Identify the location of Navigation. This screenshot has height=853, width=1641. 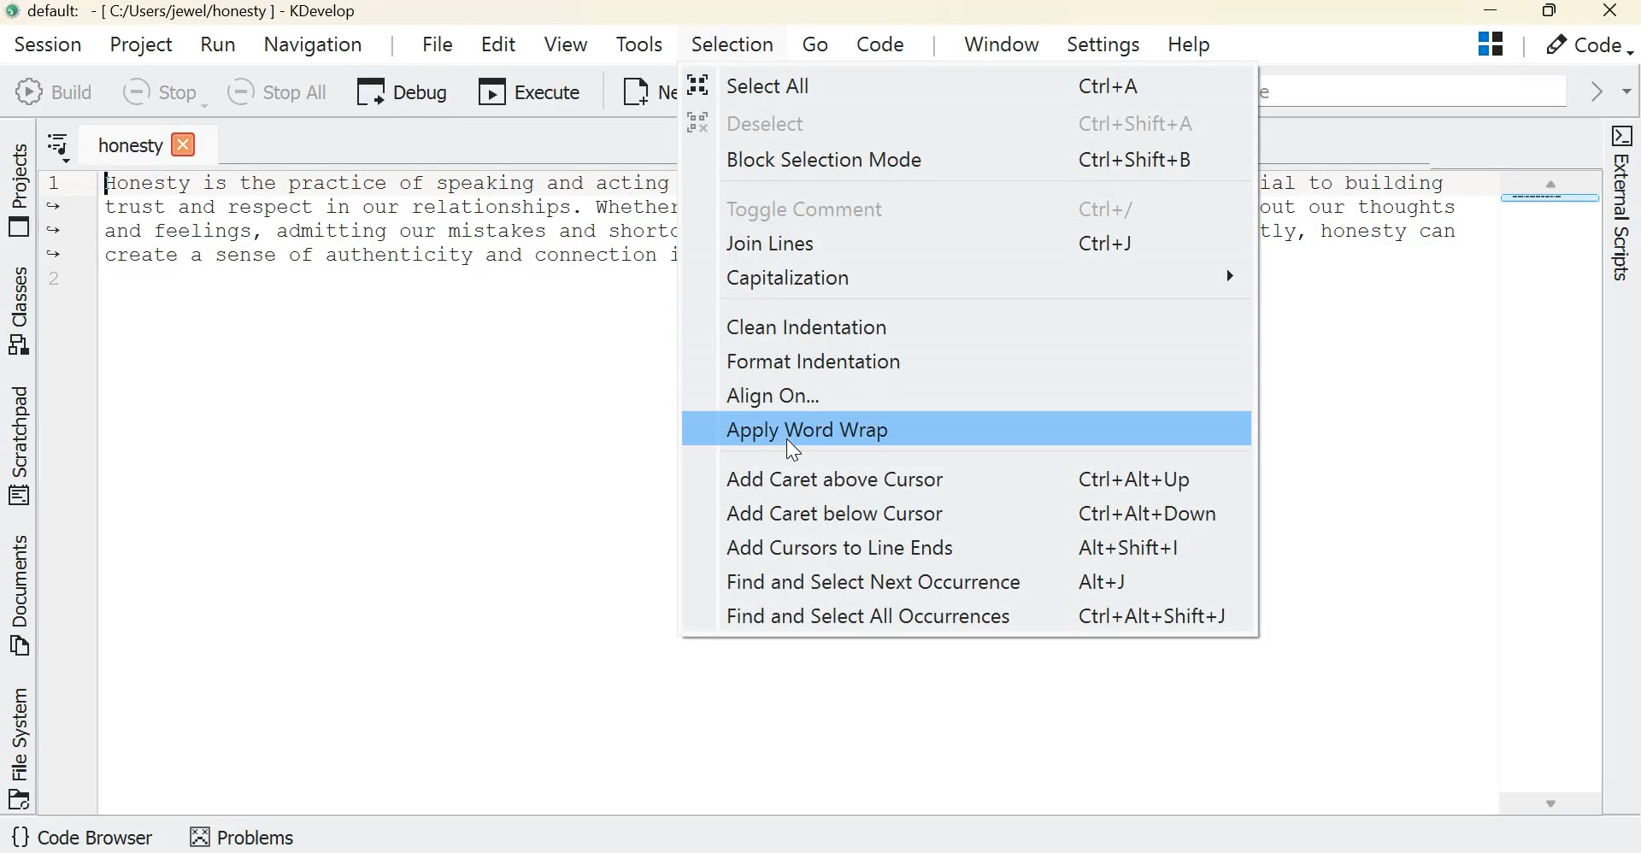
(315, 44).